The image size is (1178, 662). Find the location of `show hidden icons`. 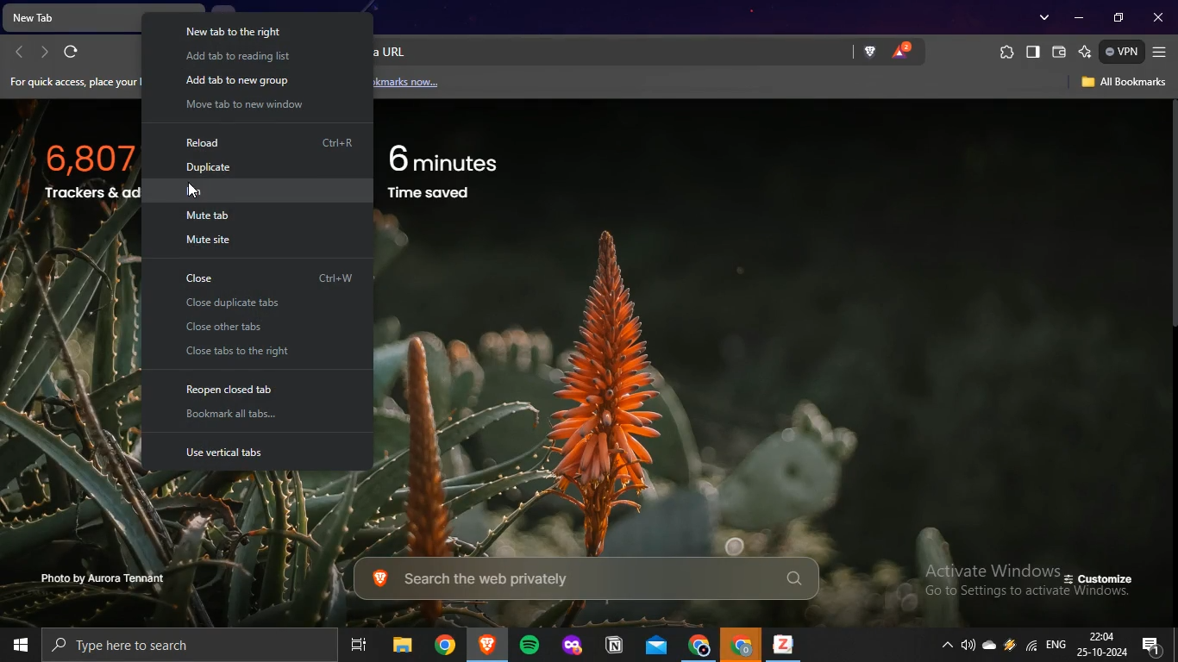

show hidden icons is located at coordinates (947, 644).